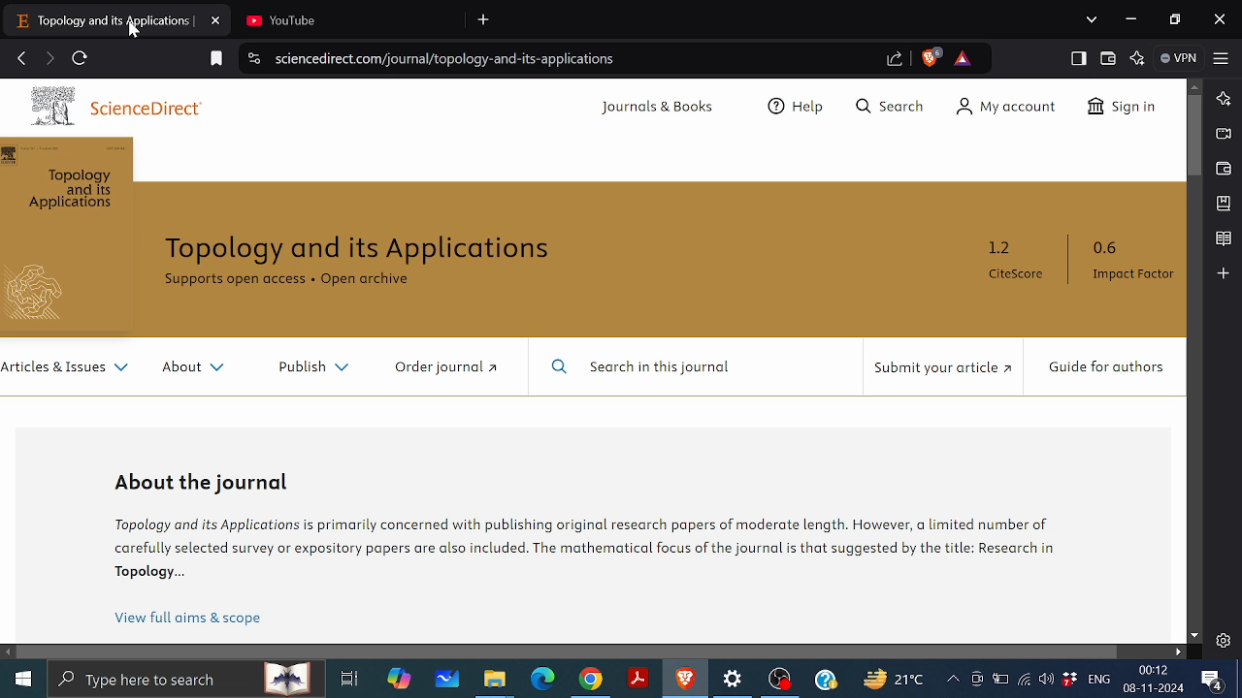  I want to click on Leo AI, so click(1139, 58).